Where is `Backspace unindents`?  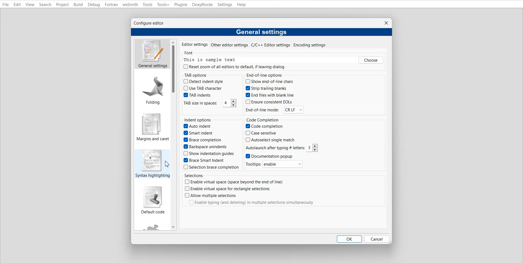 Backspace unindents is located at coordinates (206, 146).